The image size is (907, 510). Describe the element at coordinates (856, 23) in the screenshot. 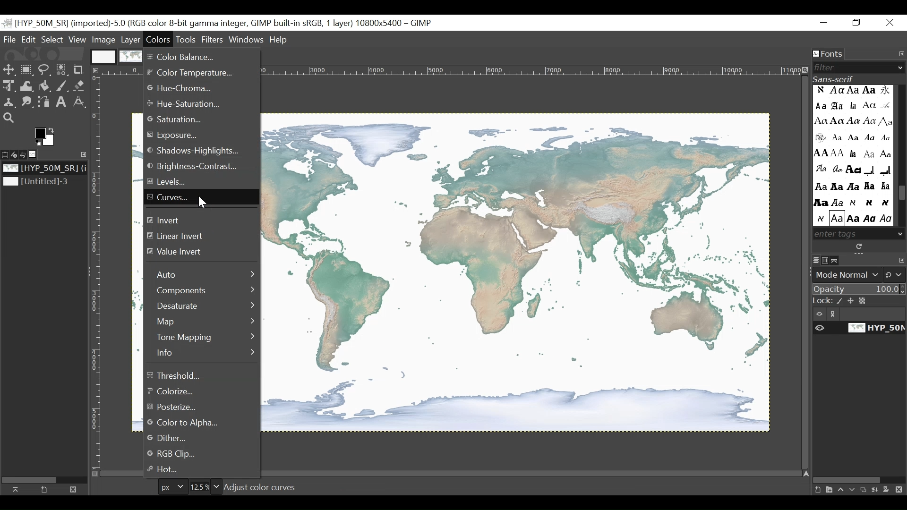

I see `Rsstore` at that location.